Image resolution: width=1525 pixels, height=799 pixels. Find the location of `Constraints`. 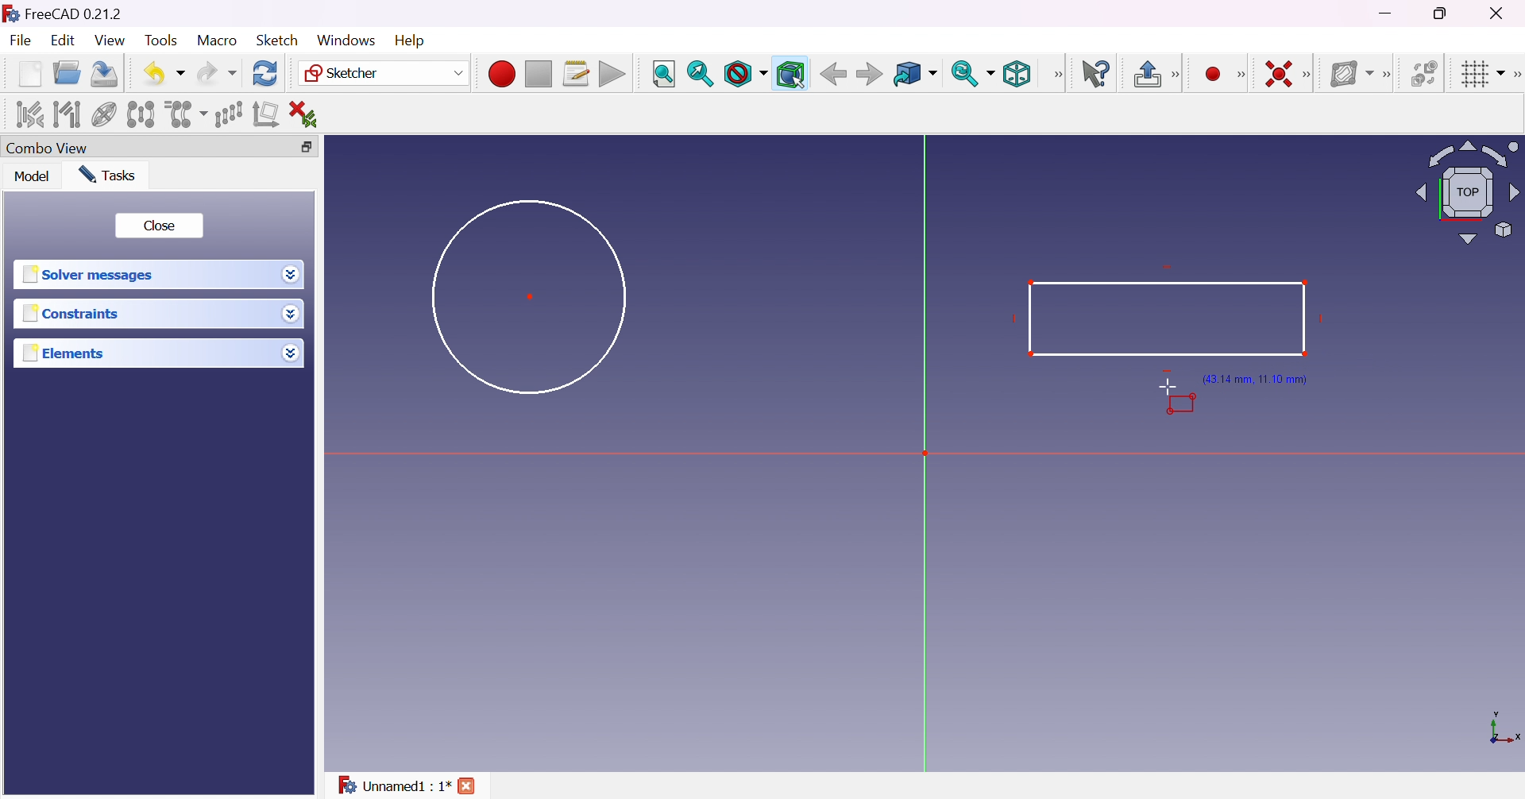

Constraints is located at coordinates (71, 315).